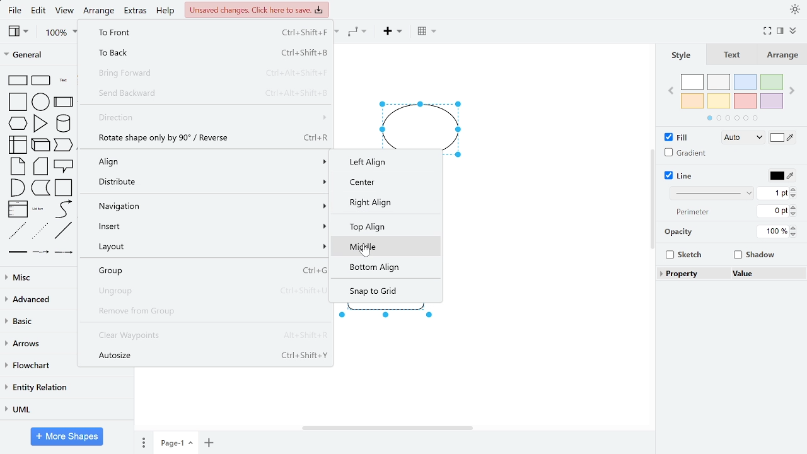 The width and height of the screenshot is (807, 454). I want to click on unsaved changes. Click here to save, so click(257, 9).